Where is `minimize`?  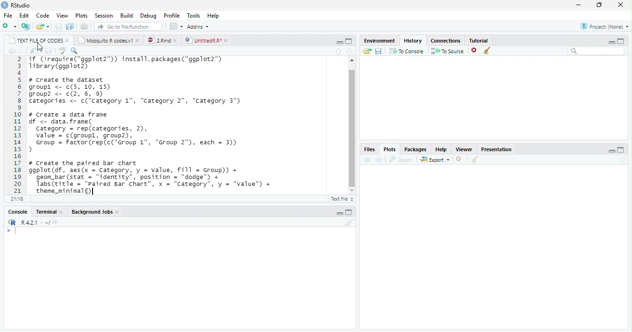 minimize is located at coordinates (613, 151).